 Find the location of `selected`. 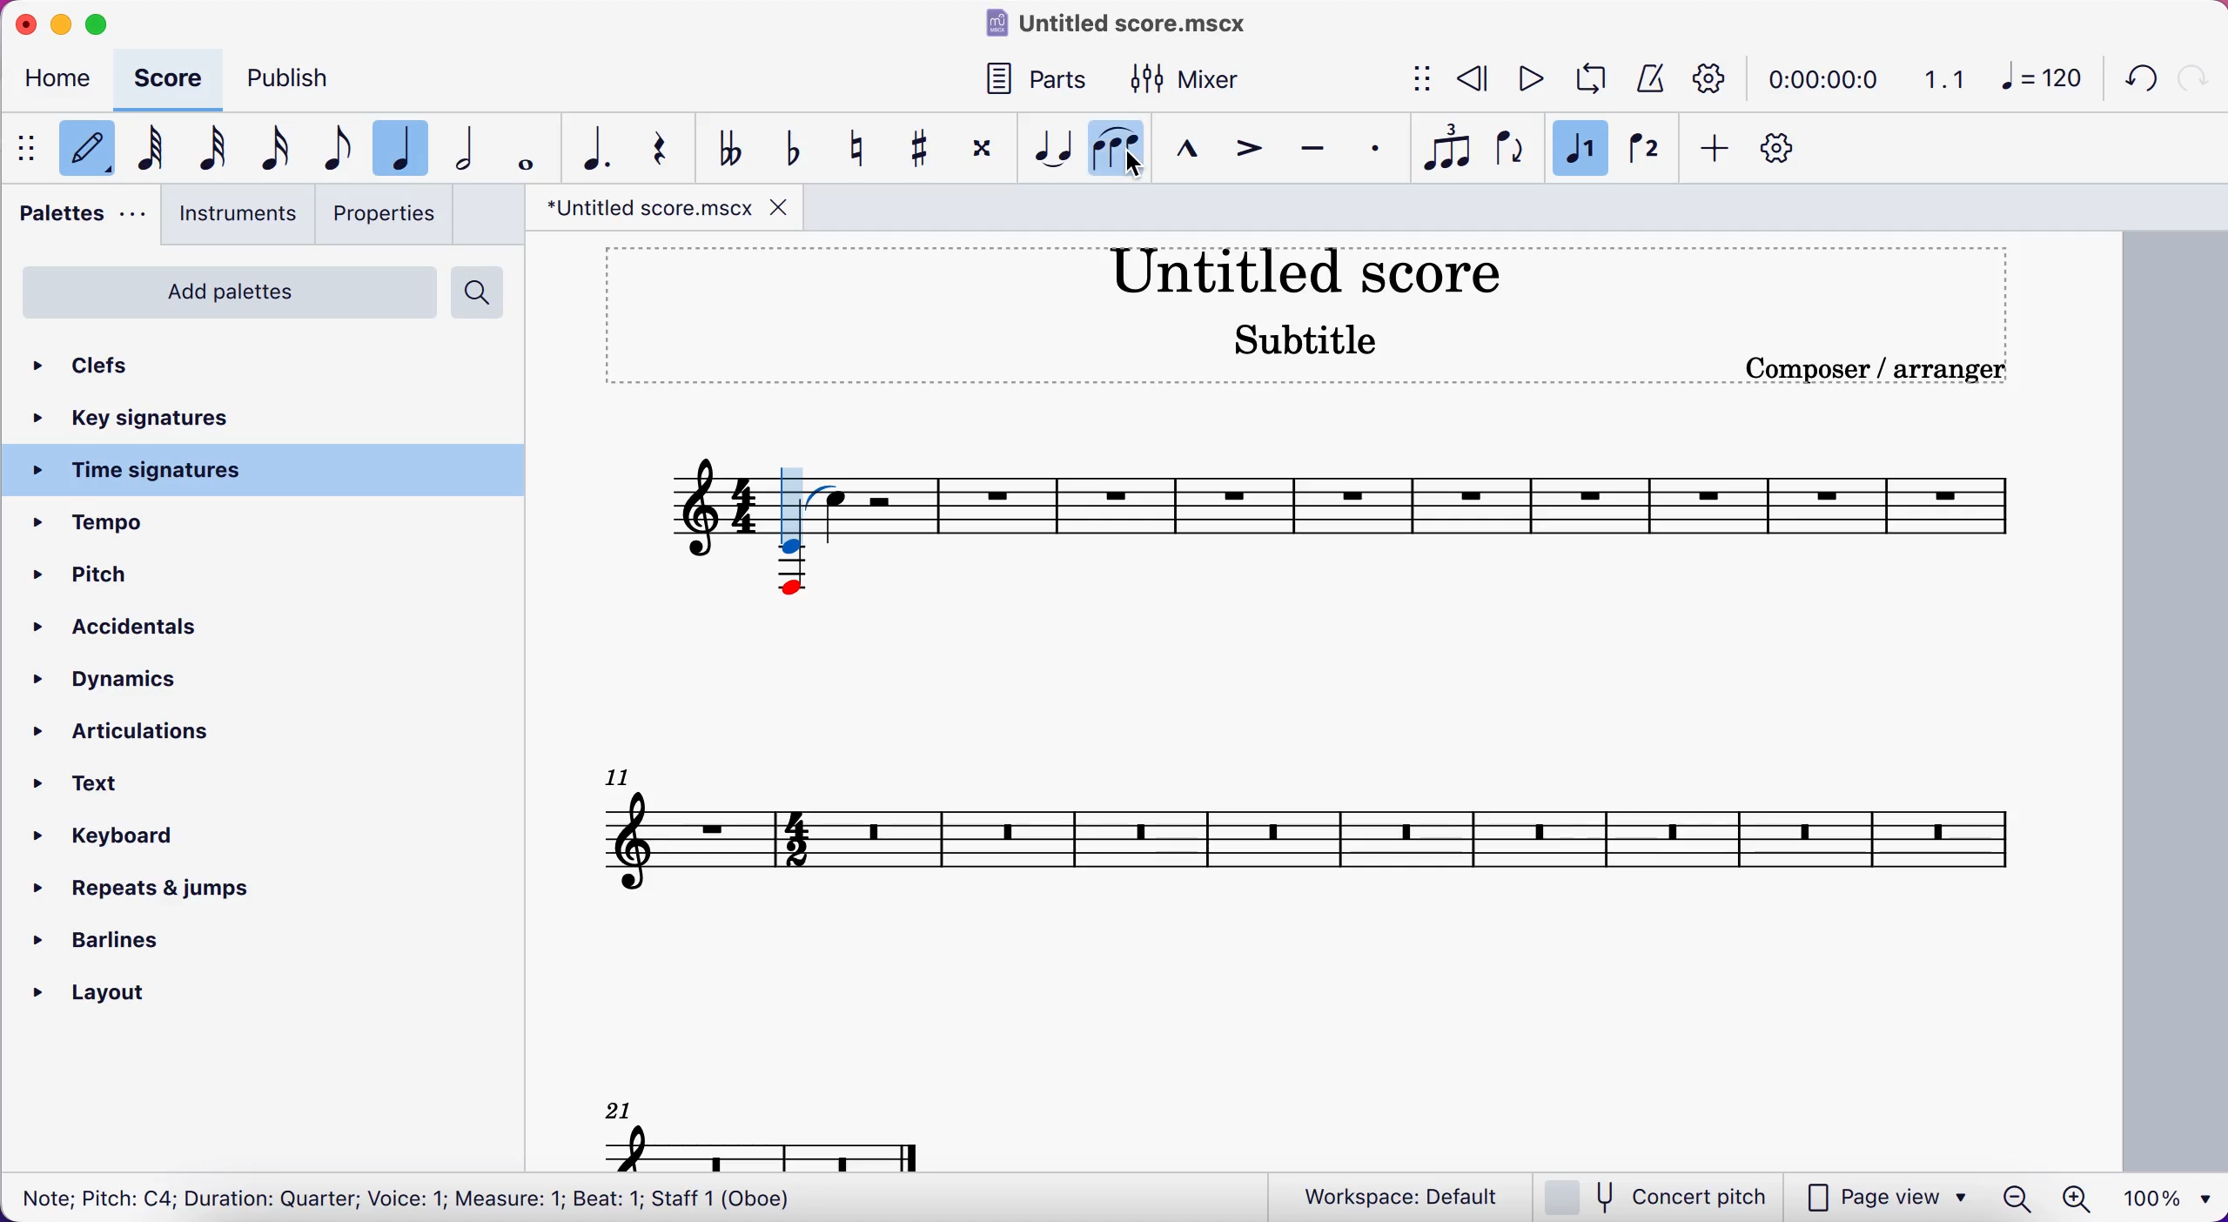

selected is located at coordinates (408, 148).